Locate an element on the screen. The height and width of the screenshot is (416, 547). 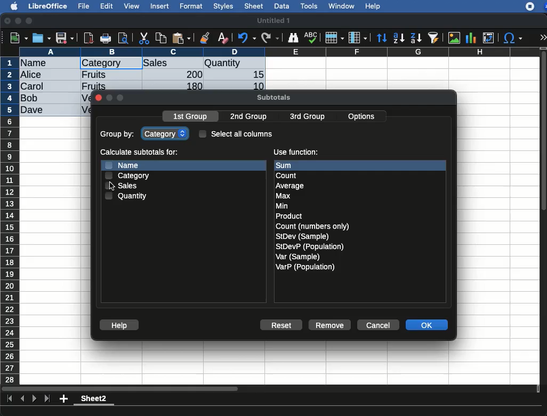
Count is located at coordinates (288, 175).